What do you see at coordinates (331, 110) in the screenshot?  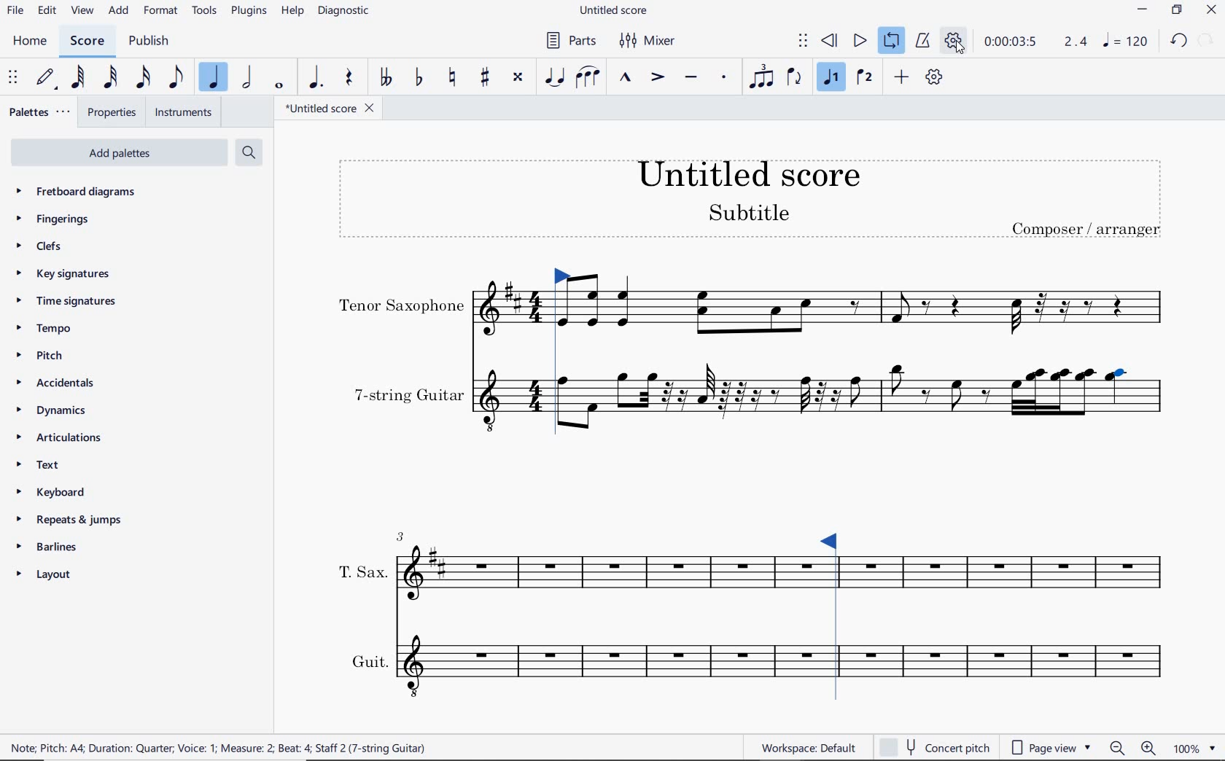 I see `FILE NAME` at bounding box center [331, 110].